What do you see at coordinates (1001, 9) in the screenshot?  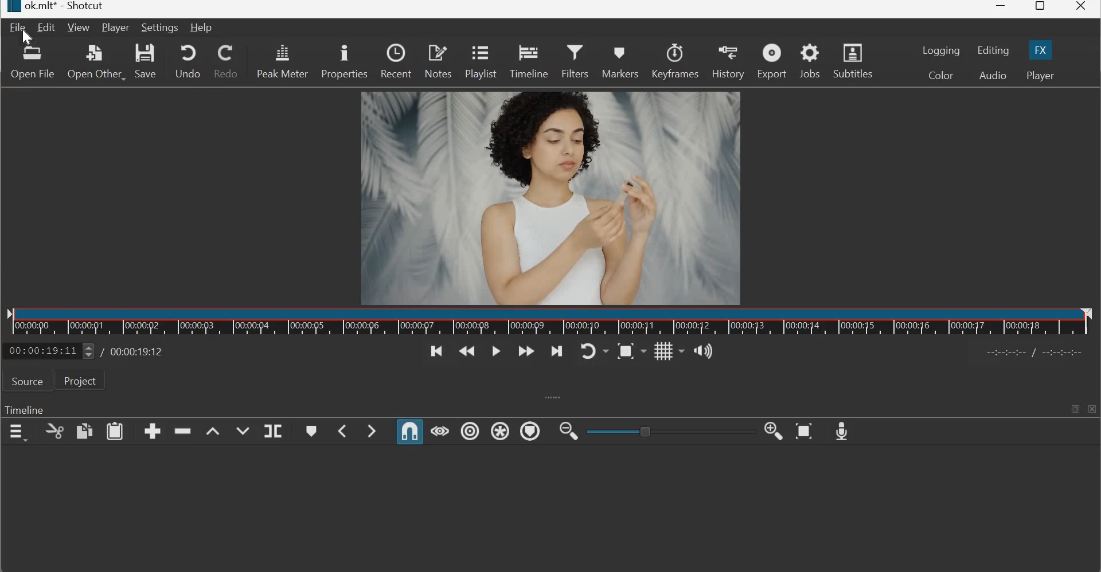 I see `Minimize` at bounding box center [1001, 9].